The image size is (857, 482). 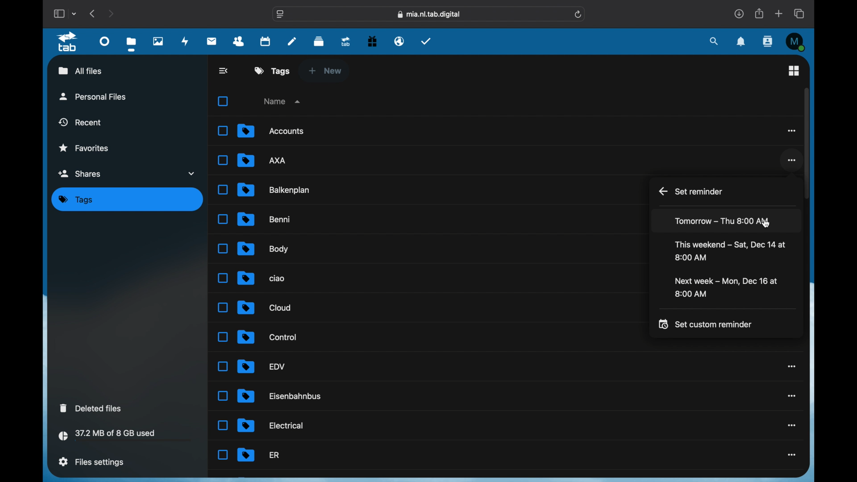 I want to click on Unselected Checkbox, so click(x=223, y=130).